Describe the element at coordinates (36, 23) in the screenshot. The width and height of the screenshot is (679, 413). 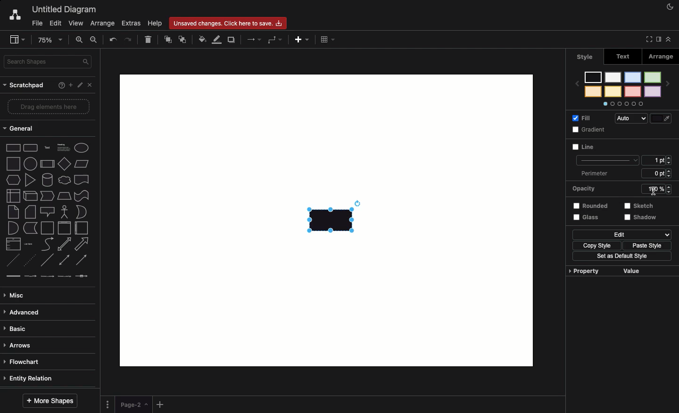
I see `File` at that location.